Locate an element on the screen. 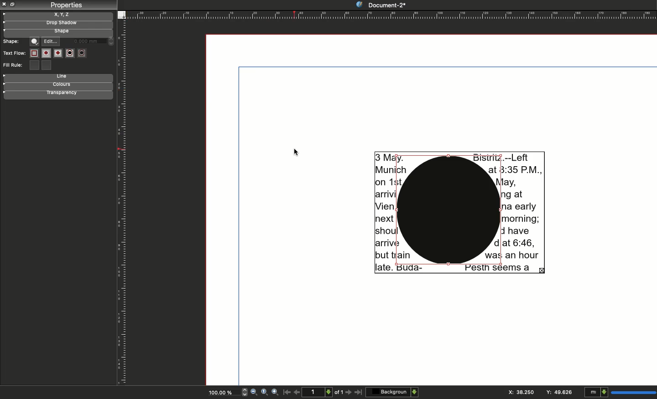 This screenshot has width=657, height=399. Shape is located at coordinates (36, 42).